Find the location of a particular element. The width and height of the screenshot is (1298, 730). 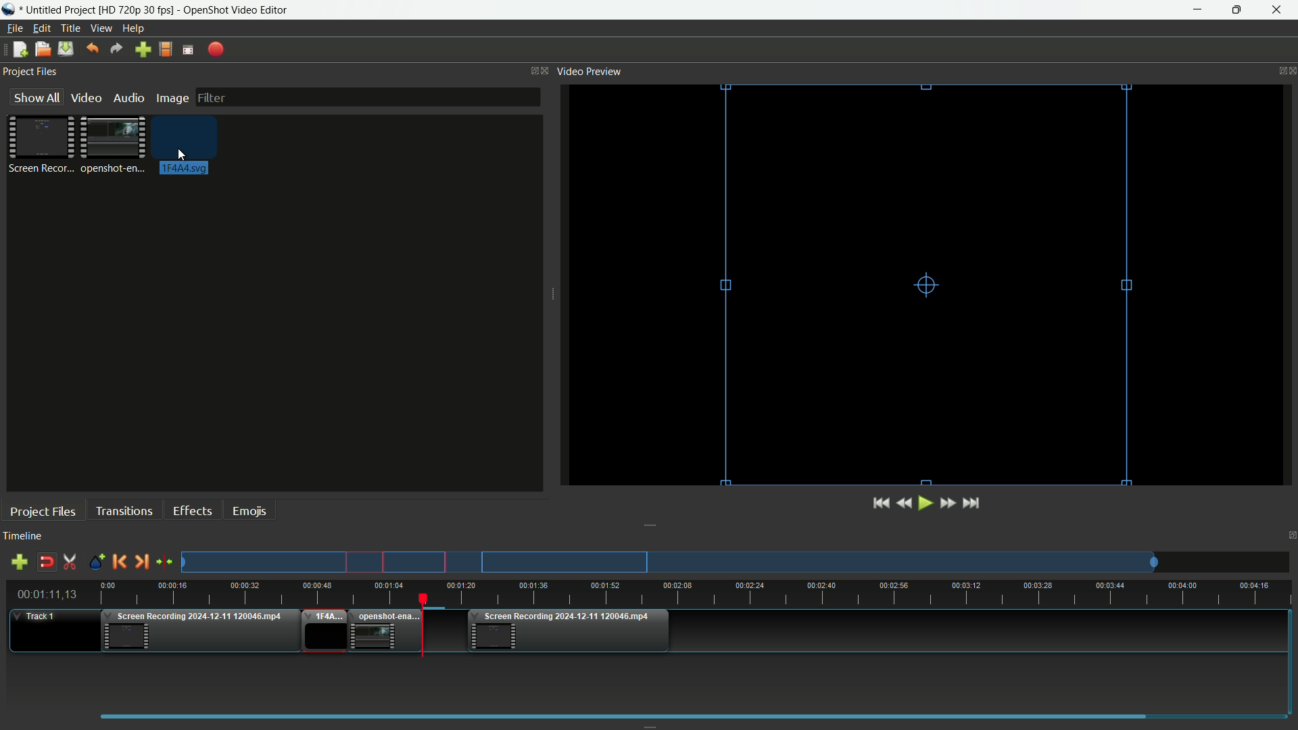

filter bar is located at coordinates (366, 95).